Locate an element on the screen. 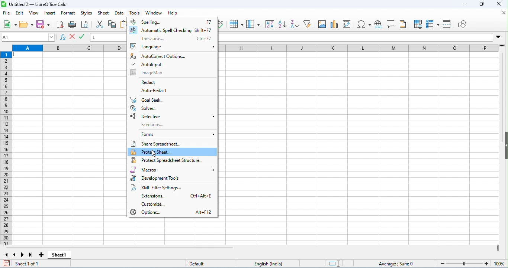  cell with data is located at coordinates (27, 55).